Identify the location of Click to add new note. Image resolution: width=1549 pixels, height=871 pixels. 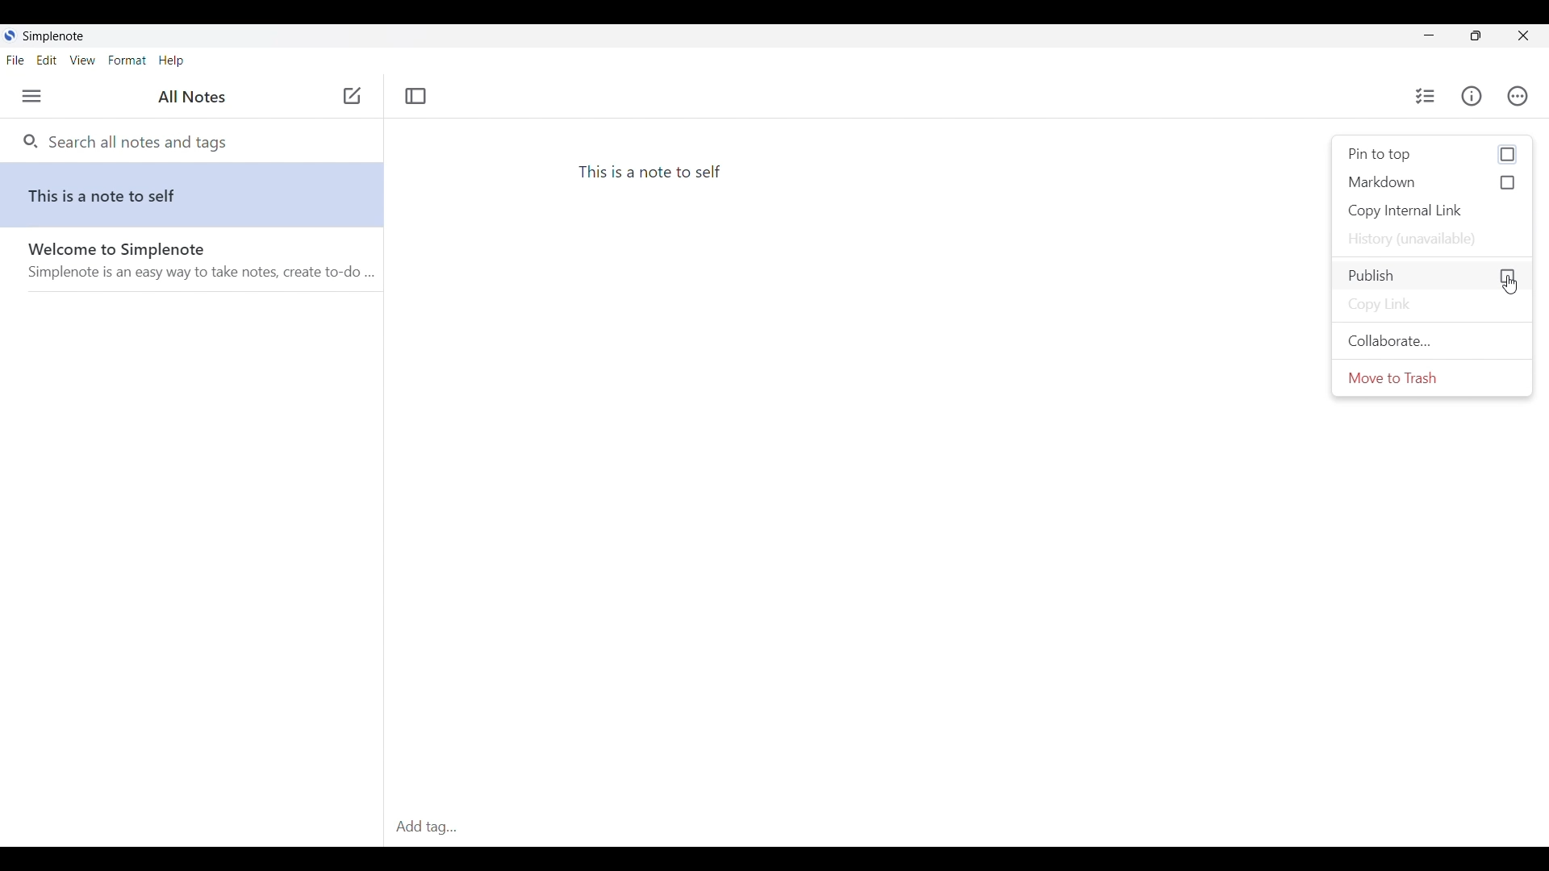
(352, 95).